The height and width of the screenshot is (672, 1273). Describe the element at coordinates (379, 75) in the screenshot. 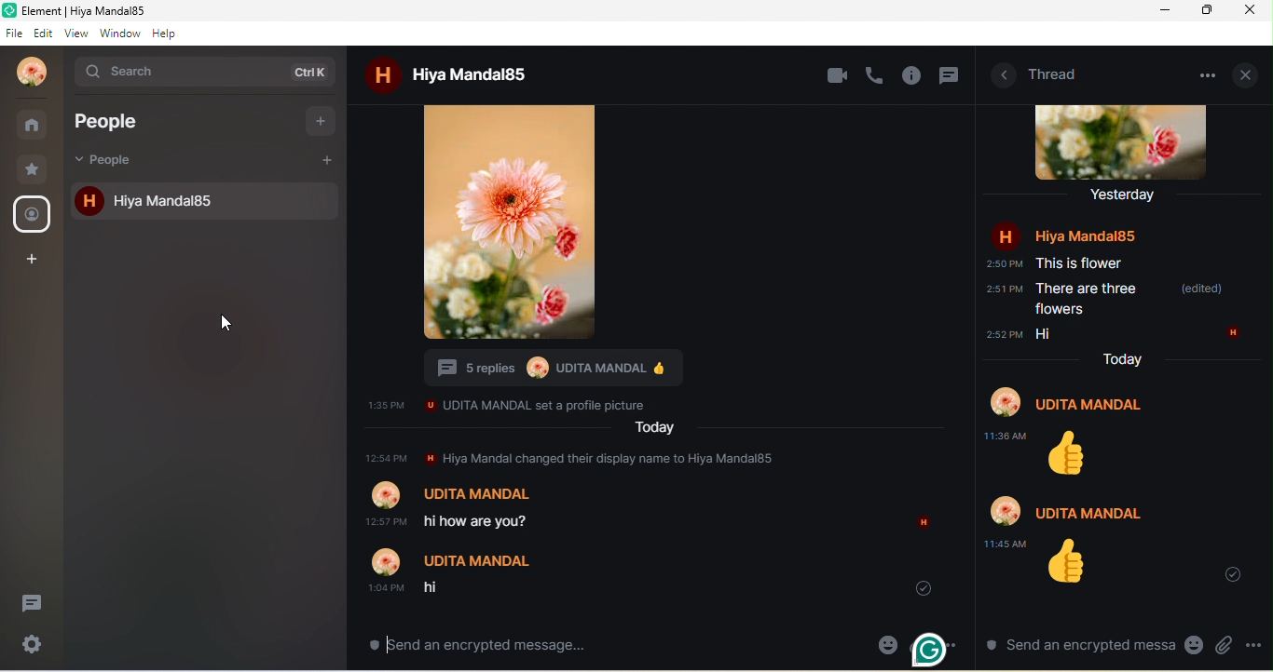

I see `h` at that location.